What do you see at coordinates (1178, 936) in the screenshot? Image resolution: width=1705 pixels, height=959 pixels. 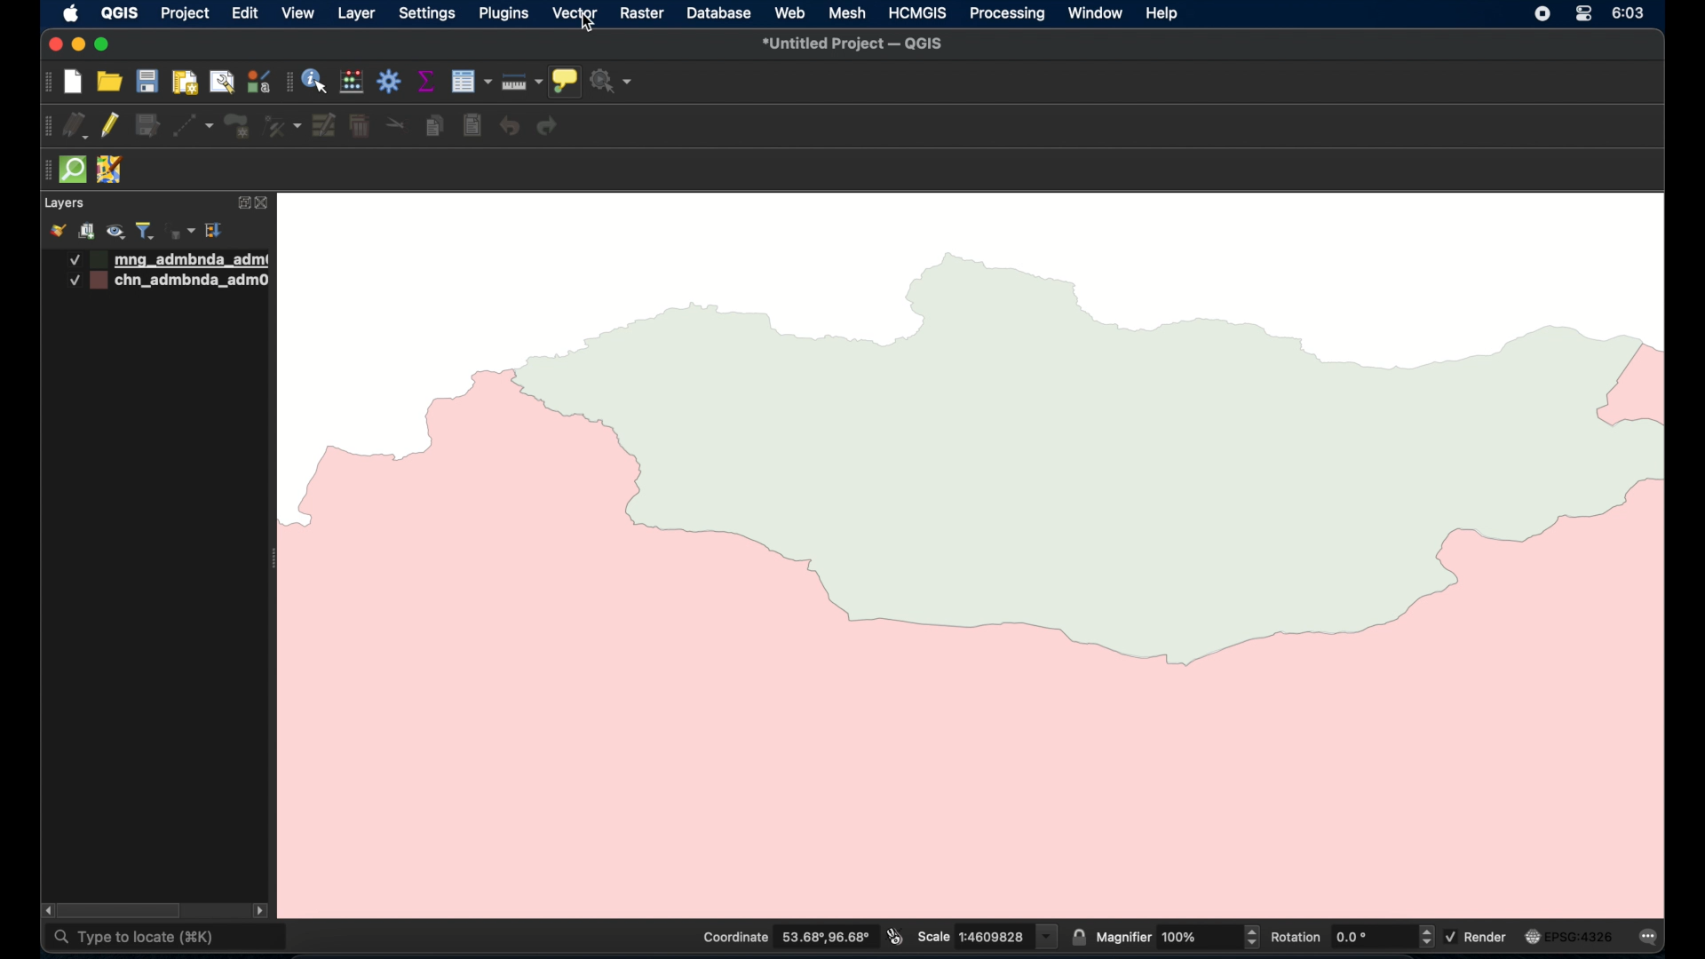 I see `magnifier` at bounding box center [1178, 936].